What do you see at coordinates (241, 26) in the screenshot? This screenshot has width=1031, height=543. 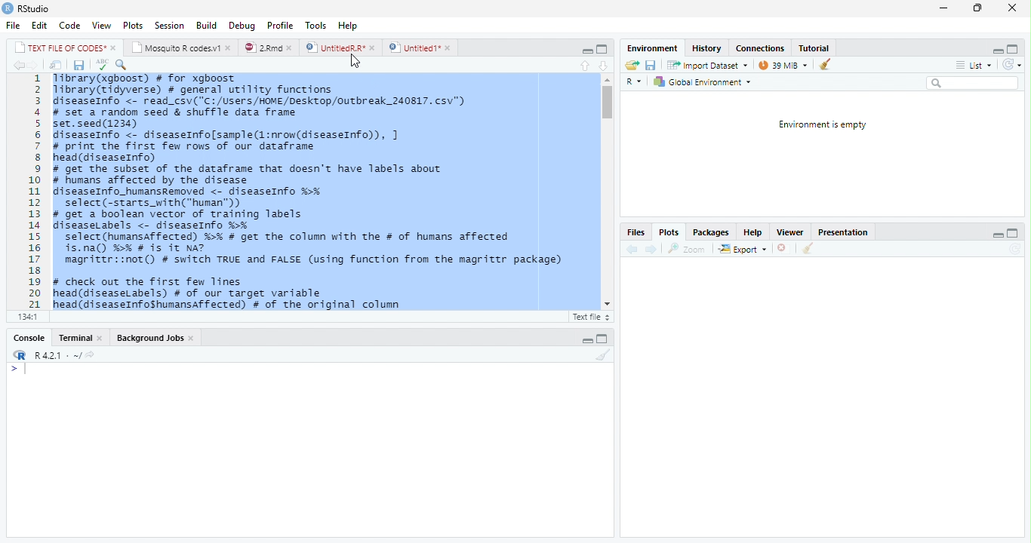 I see `Debug` at bounding box center [241, 26].